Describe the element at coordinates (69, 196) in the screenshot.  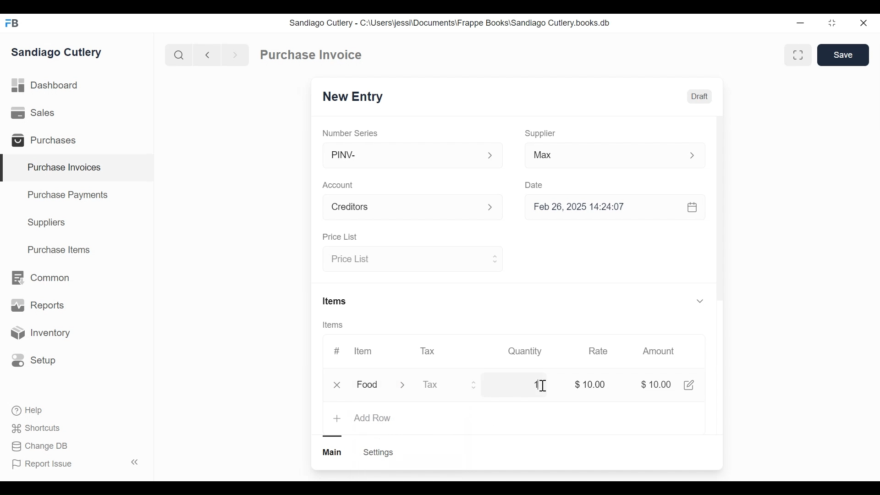
I see `Purchase Payments` at that location.